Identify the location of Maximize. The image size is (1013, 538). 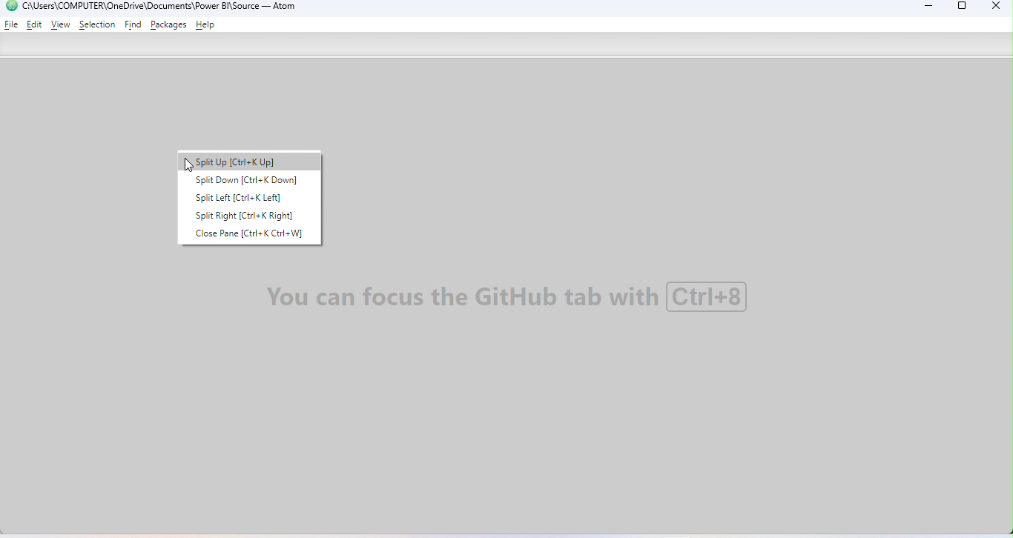
(963, 8).